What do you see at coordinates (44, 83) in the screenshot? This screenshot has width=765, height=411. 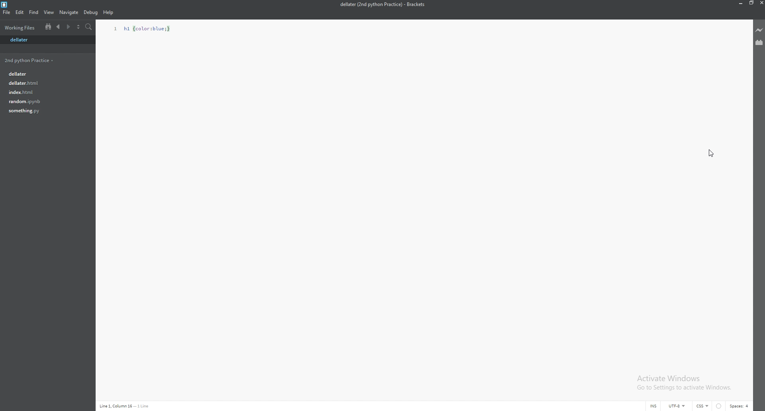 I see `file` at bounding box center [44, 83].